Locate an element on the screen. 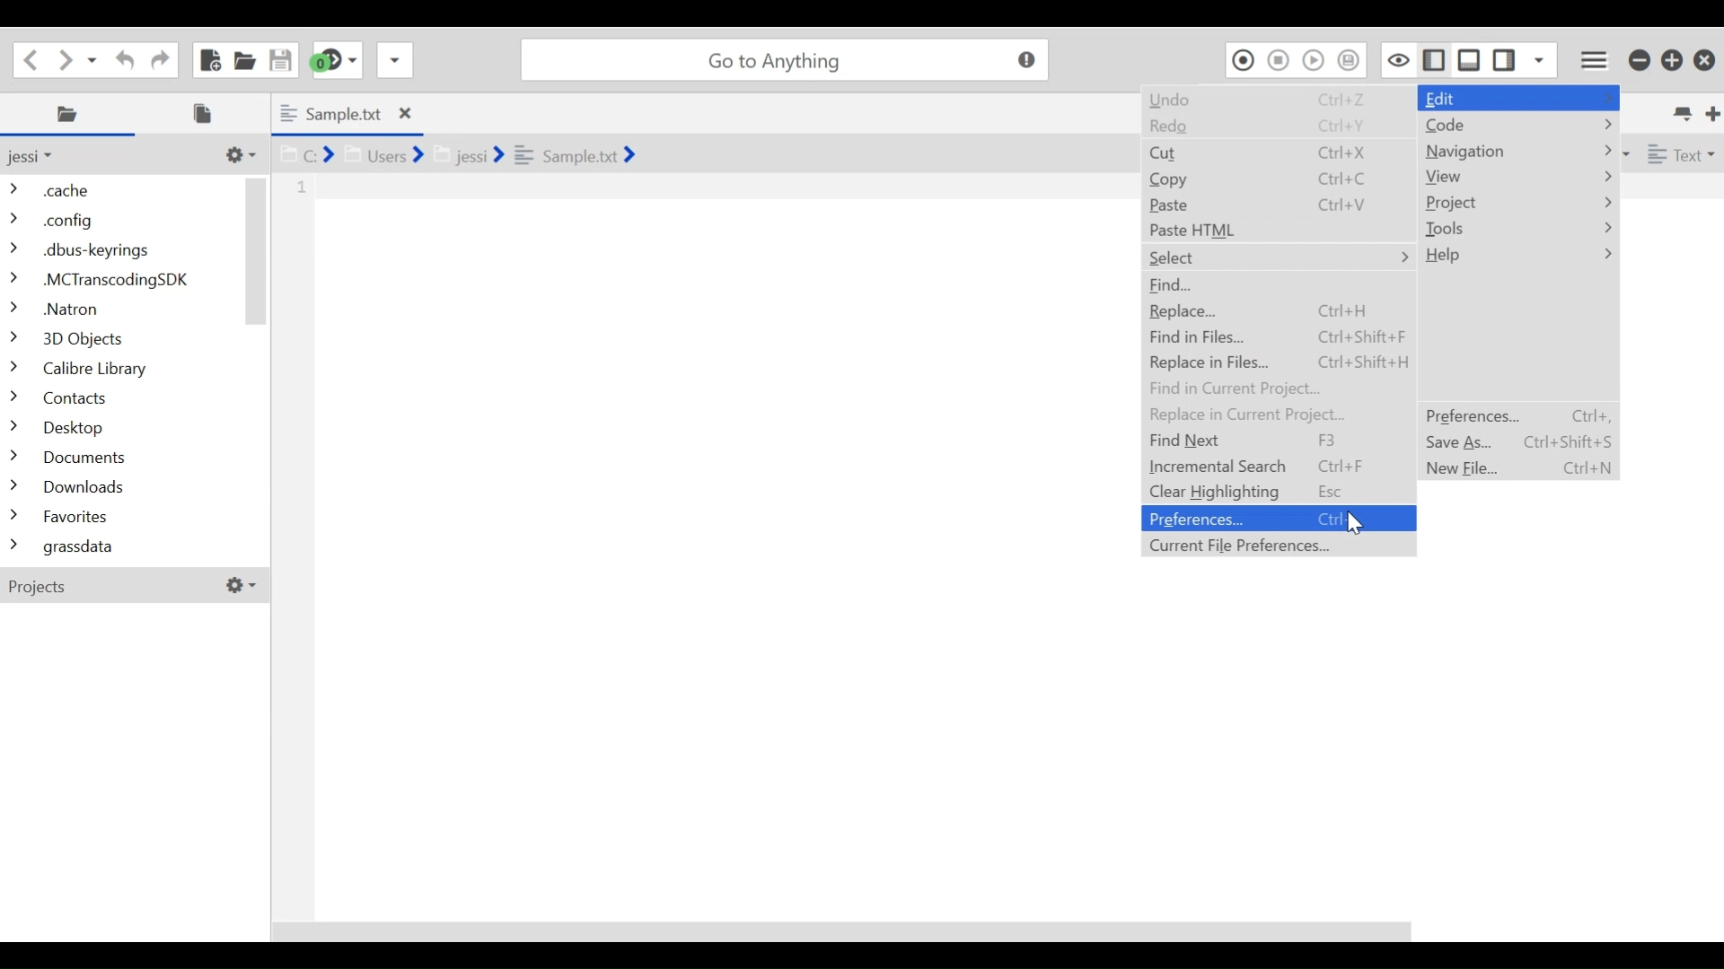 This screenshot has width=1724, height=969. Find is located at coordinates (1275, 285).